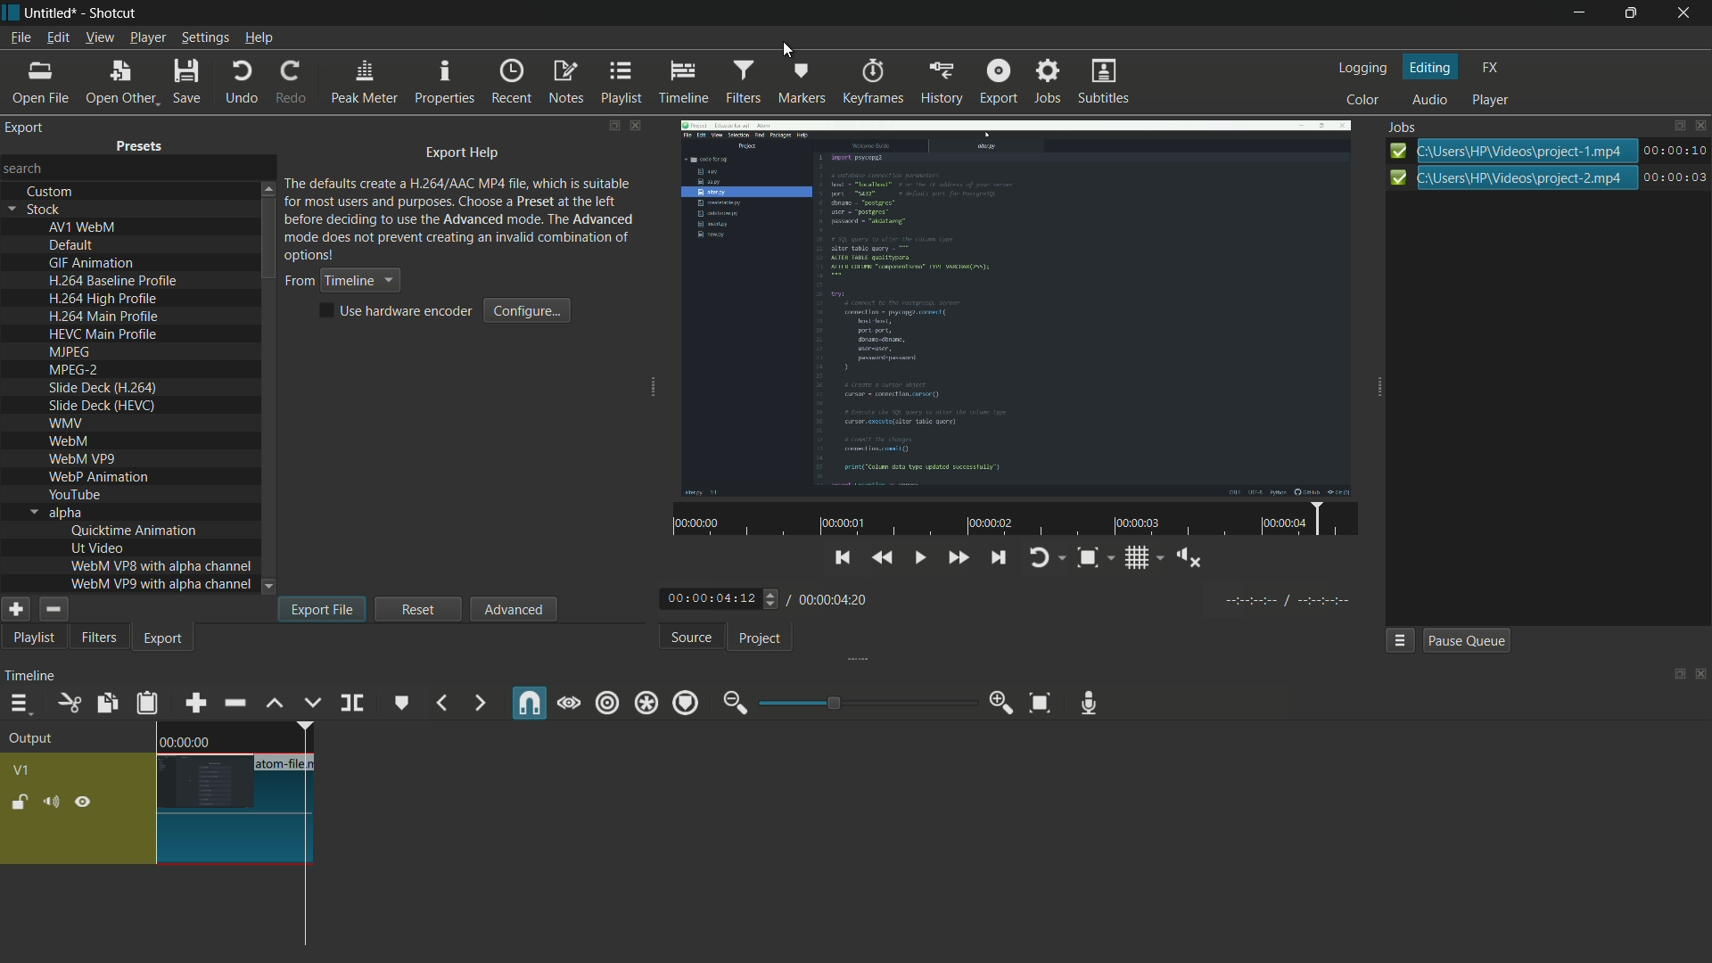  I want to click on export icon, so click(1676, 177).